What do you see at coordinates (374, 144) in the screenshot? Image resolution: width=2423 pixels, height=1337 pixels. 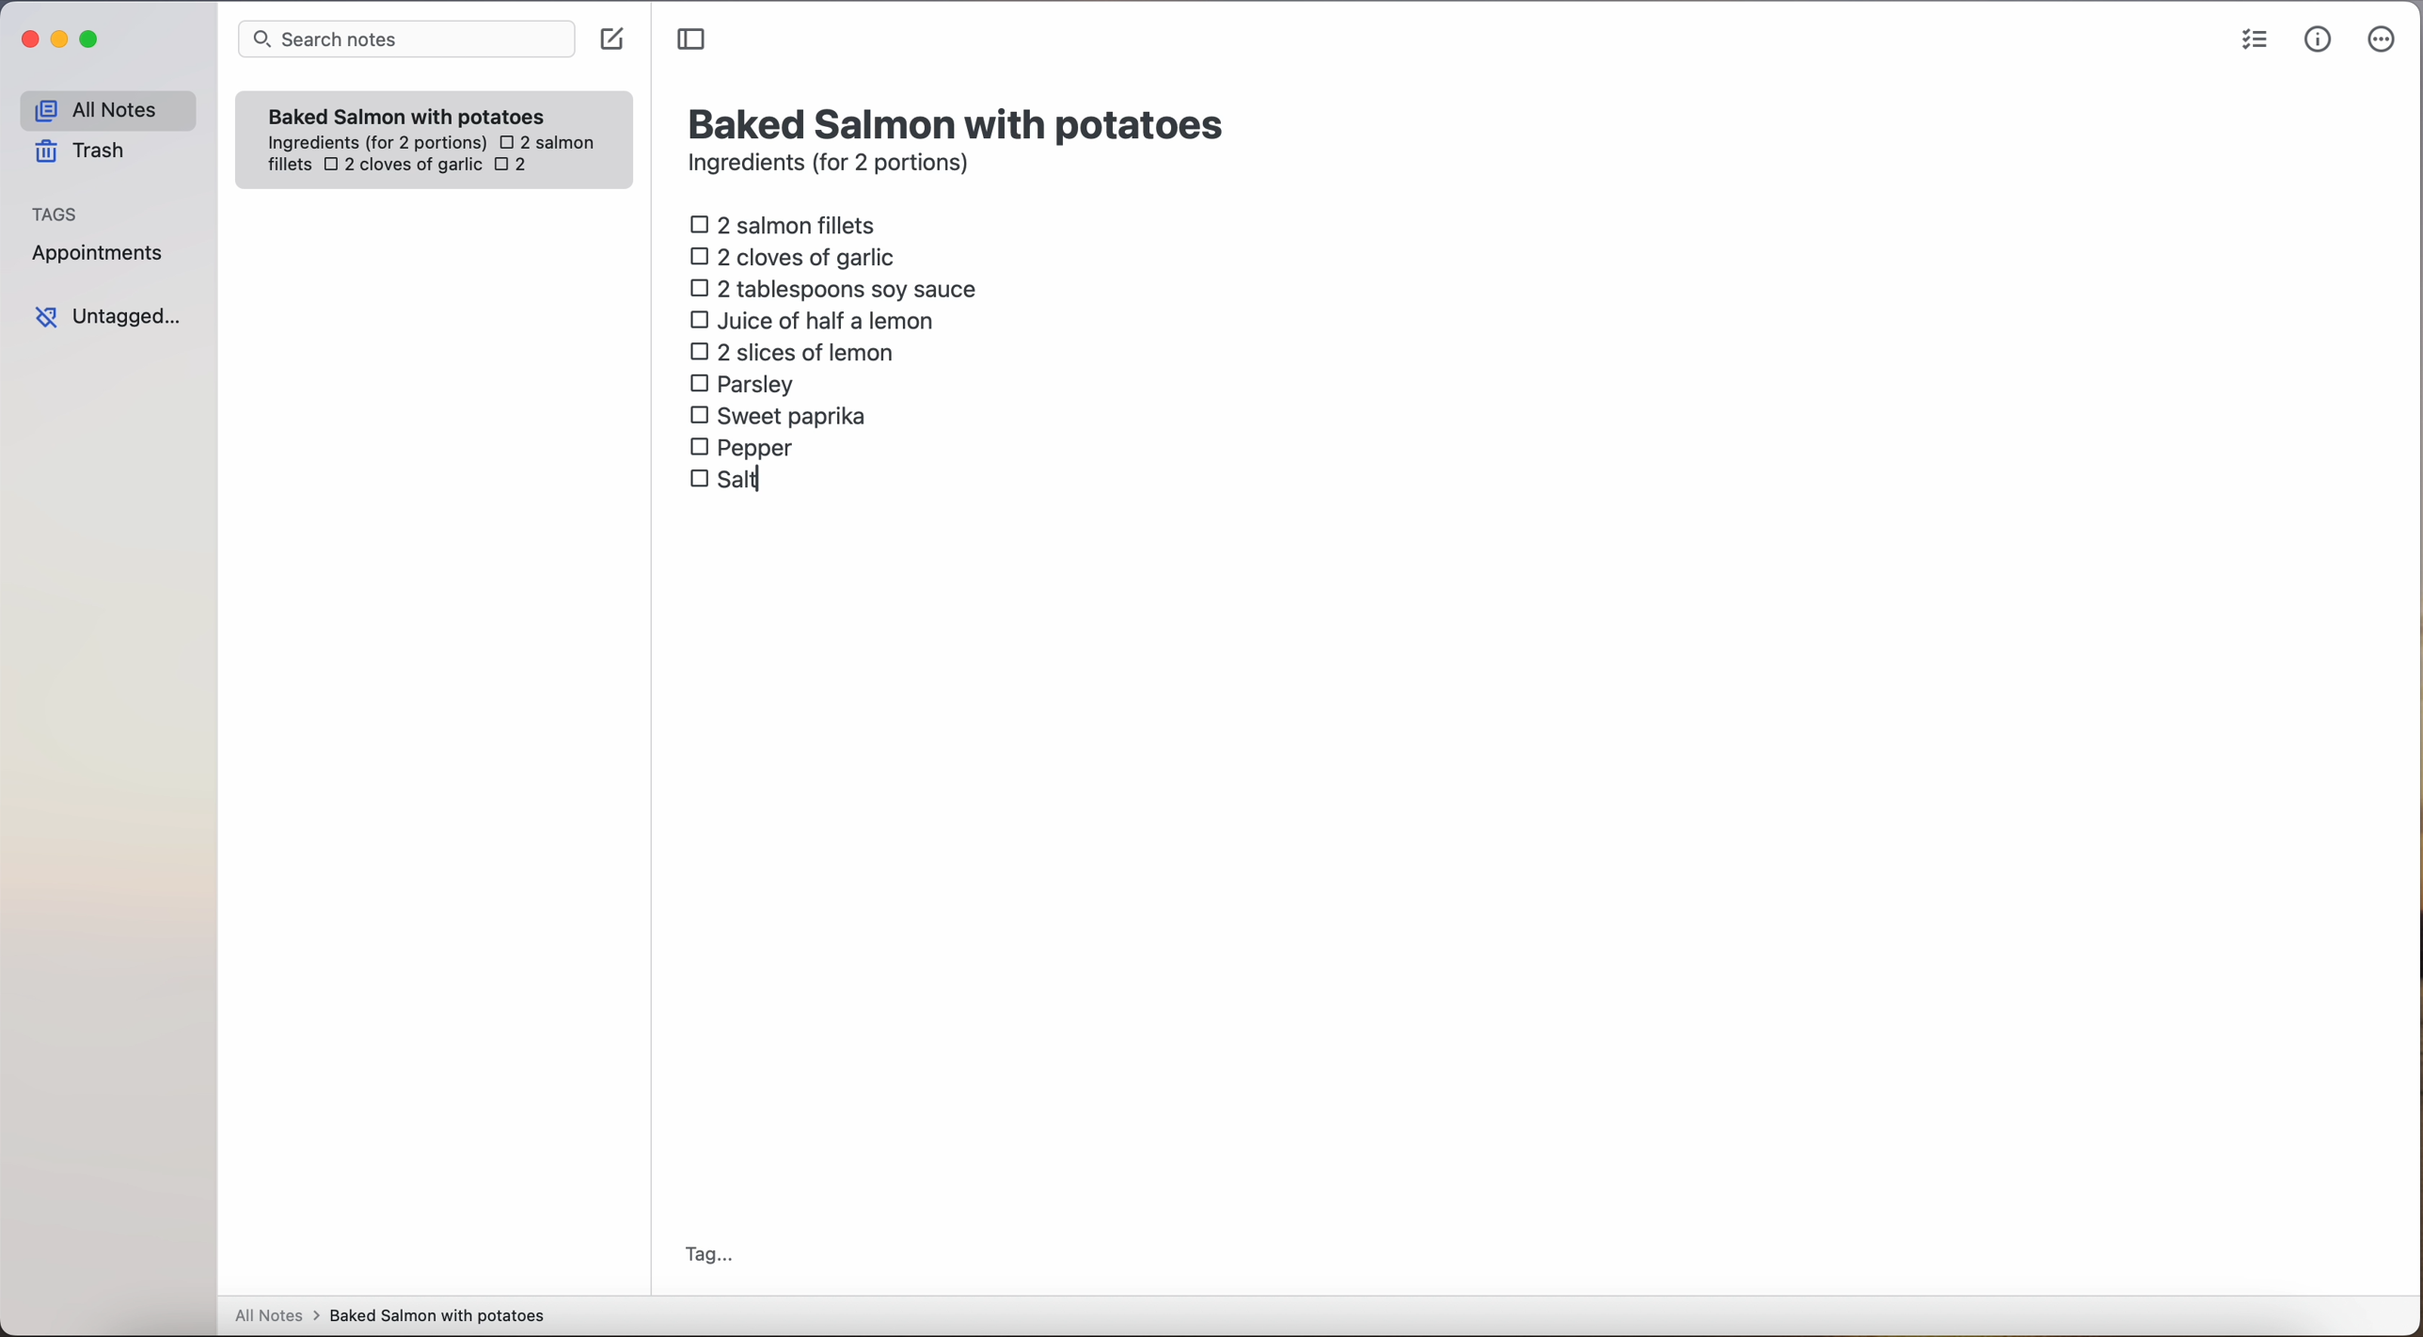 I see `ingredientes (for 2 portions)` at bounding box center [374, 144].